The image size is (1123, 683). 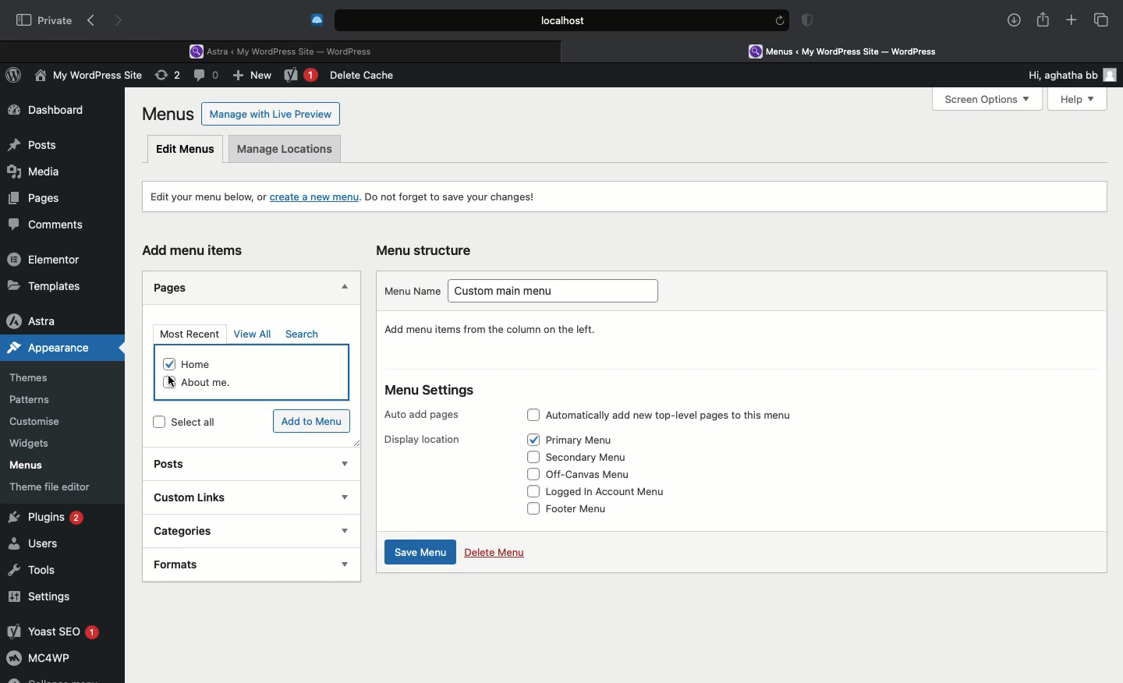 I want to click on Badge, so click(x=810, y=22).